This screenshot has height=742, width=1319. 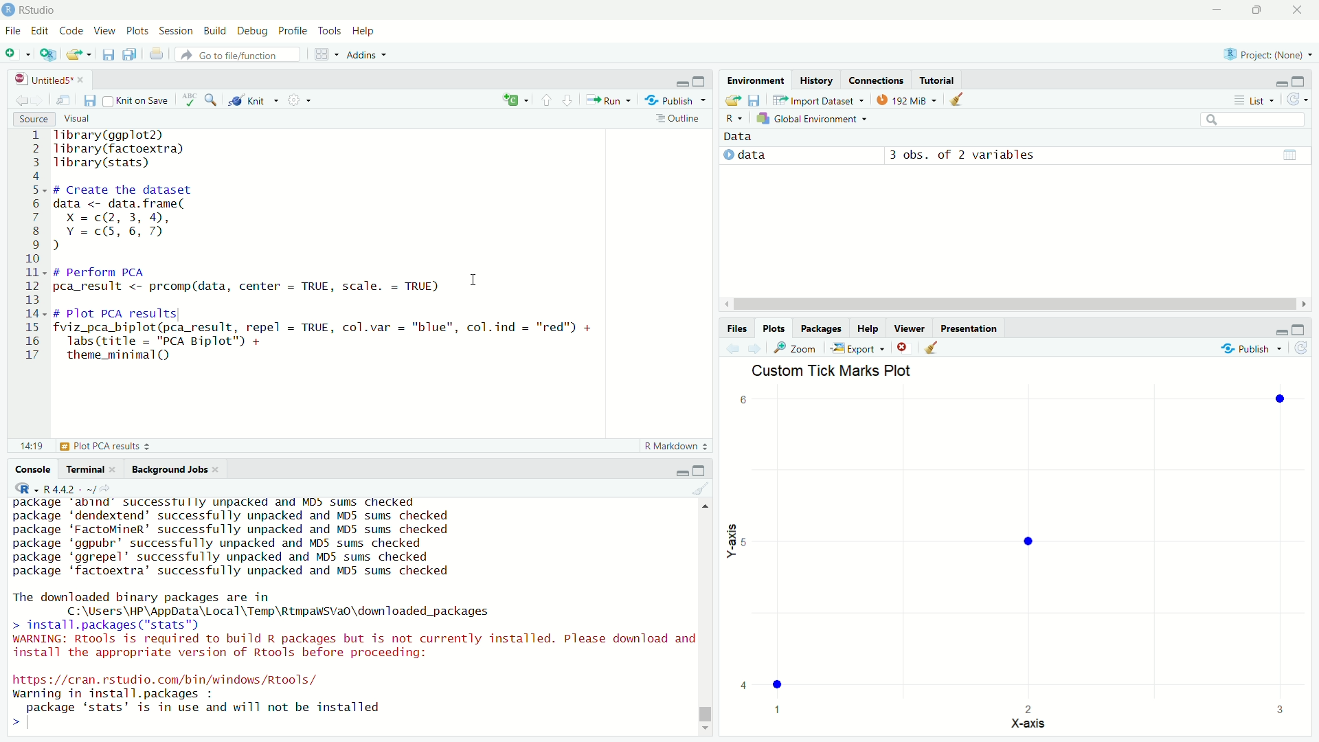 What do you see at coordinates (818, 100) in the screenshot?
I see `import dataset` at bounding box center [818, 100].